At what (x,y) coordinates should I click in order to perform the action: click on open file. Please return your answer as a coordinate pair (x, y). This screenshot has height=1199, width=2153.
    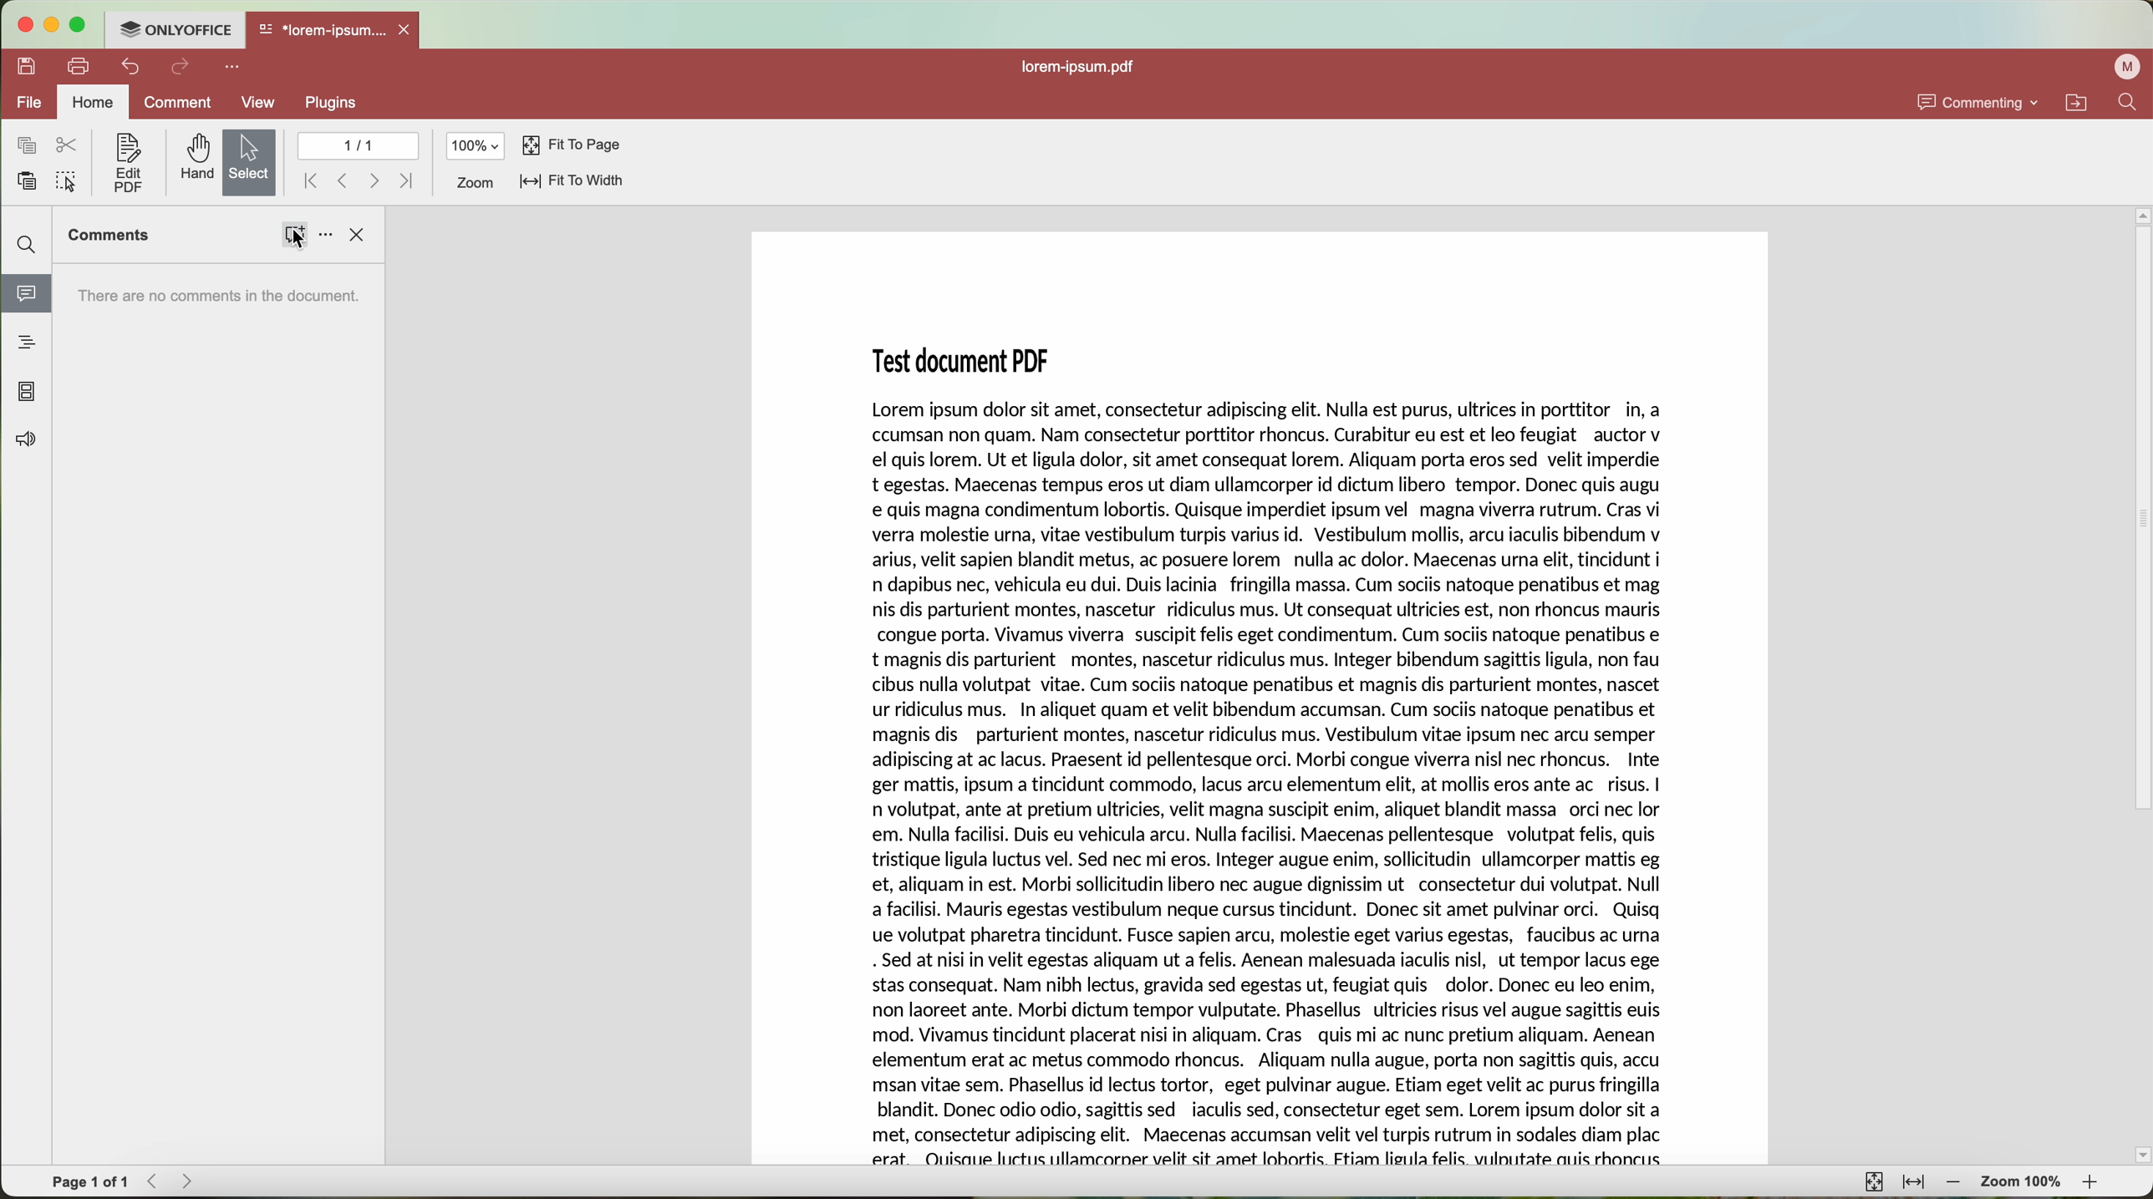
    Looking at the image, I should click on (335, 31).